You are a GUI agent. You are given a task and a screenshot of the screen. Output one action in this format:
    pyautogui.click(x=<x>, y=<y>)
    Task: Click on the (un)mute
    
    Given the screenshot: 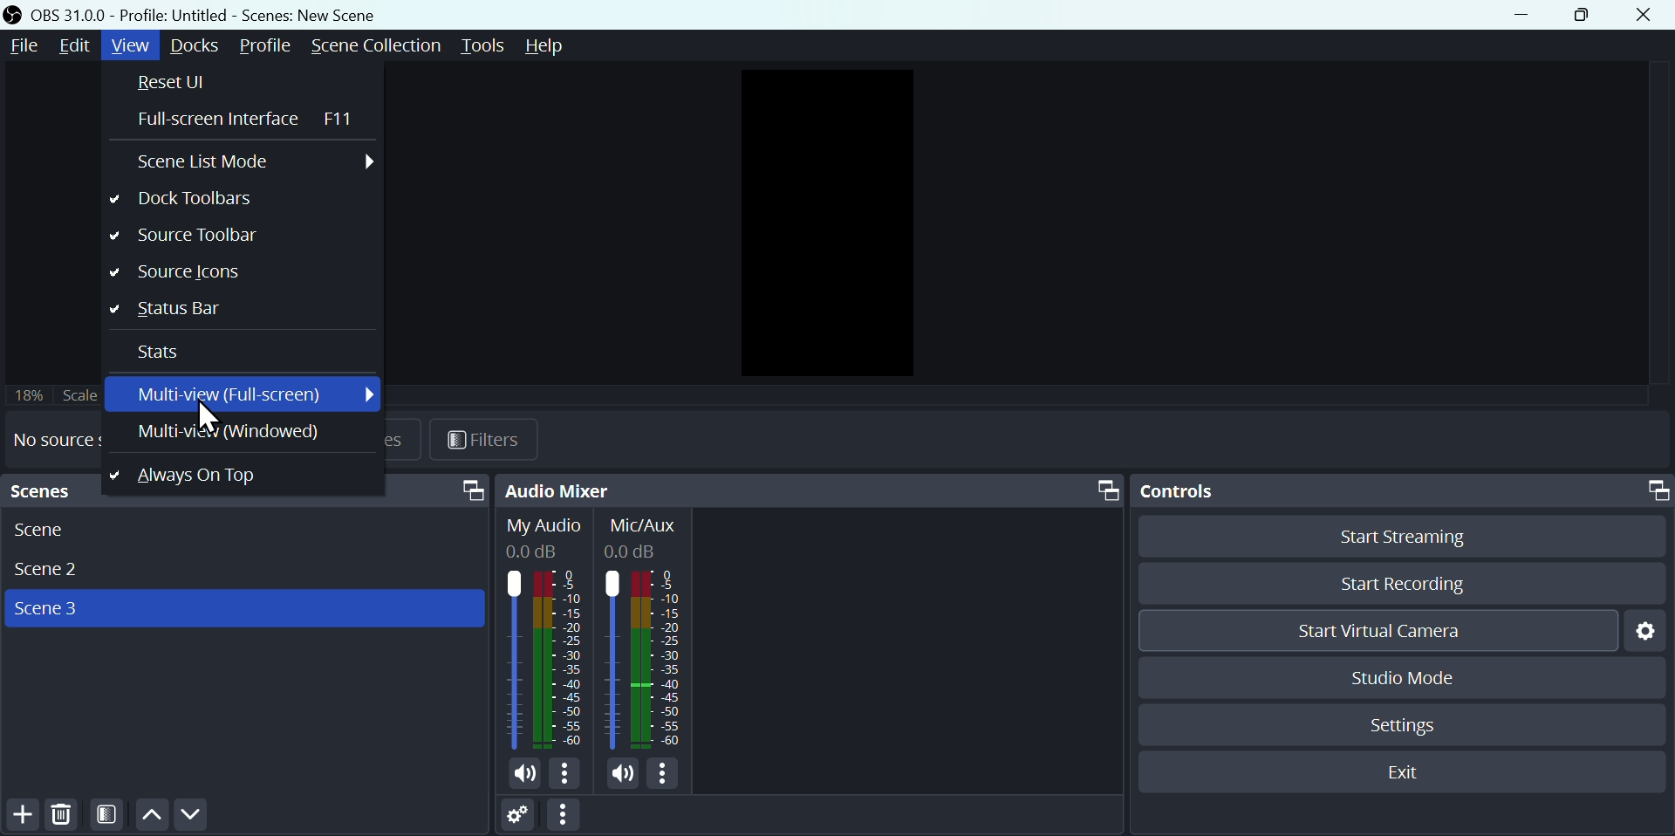 What is the action you would take?
    pyautogui.click(x=523, y=775)
    